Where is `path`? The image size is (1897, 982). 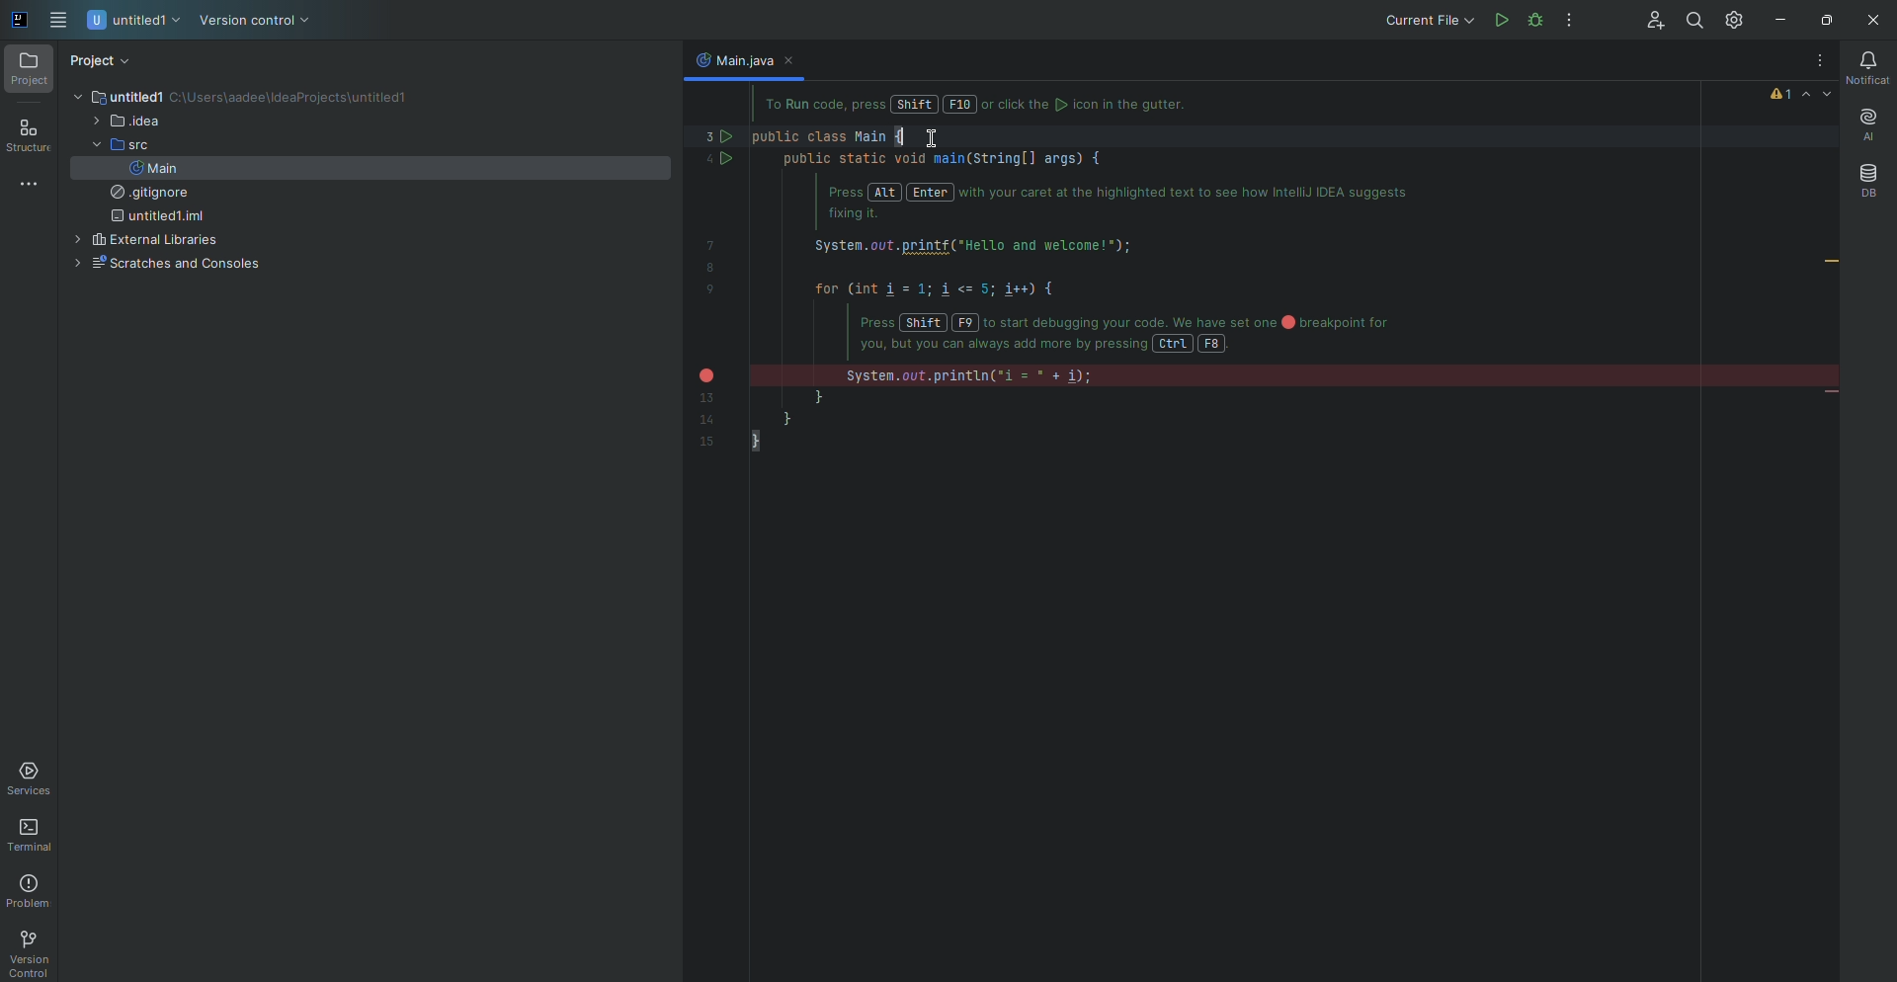
path is located at coordinates (294, 99).